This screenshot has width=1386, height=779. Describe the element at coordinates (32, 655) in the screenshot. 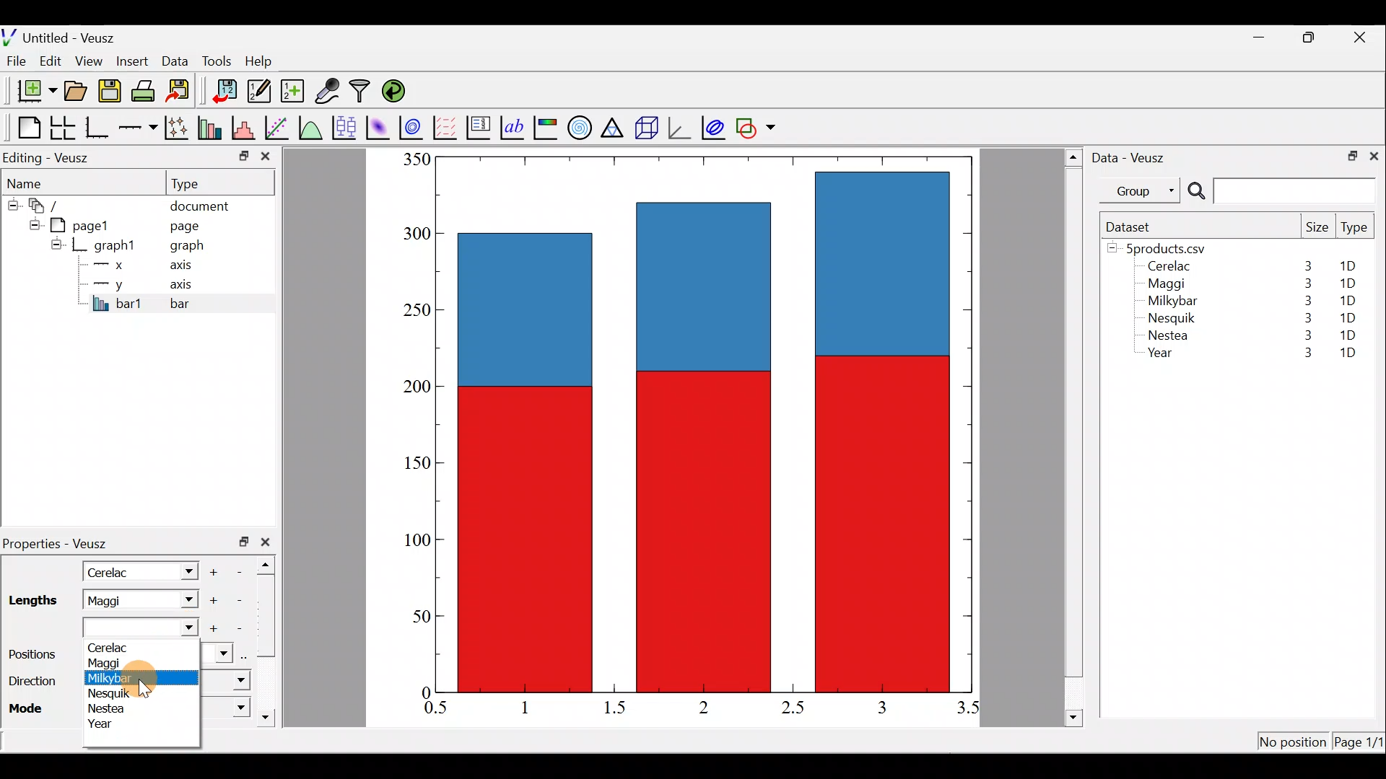

I see `Positions` at that location.